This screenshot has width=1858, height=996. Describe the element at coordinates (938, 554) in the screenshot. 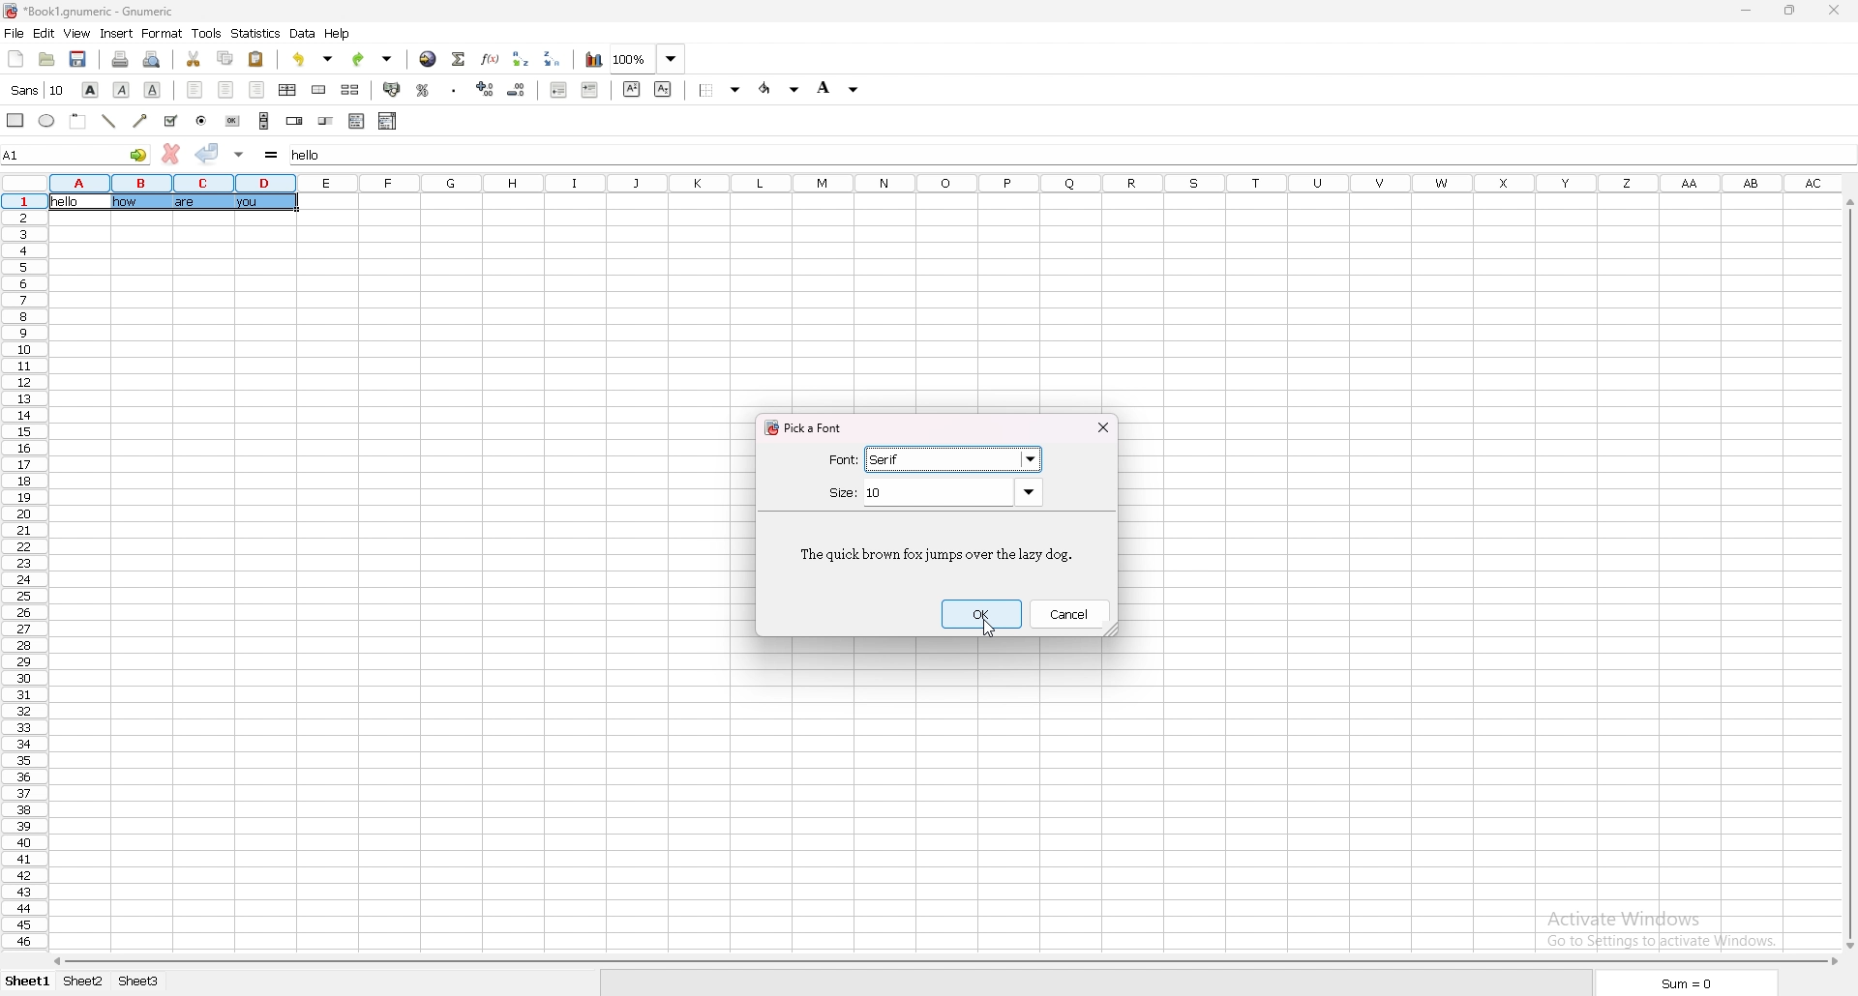

I see `sample text` at that location.